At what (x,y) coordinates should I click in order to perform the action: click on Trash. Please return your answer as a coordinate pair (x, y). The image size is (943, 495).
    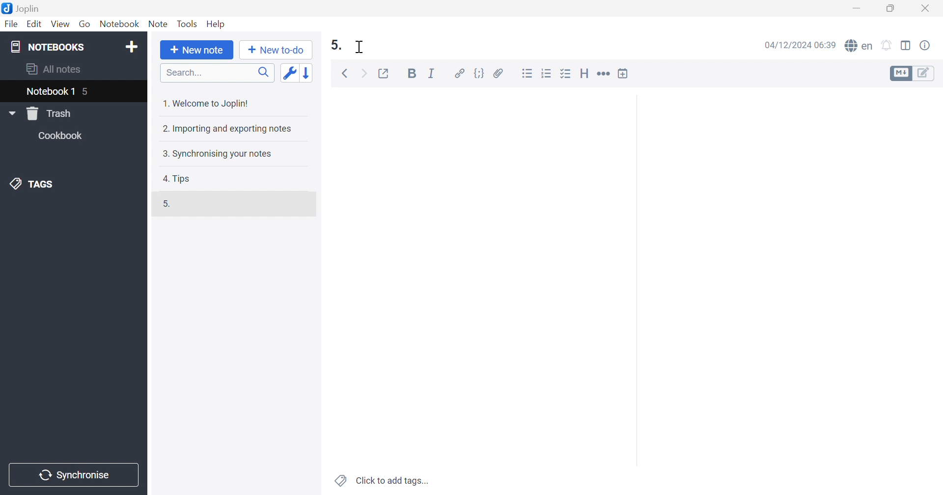
    Looking at the image, I should click on (49, 114).